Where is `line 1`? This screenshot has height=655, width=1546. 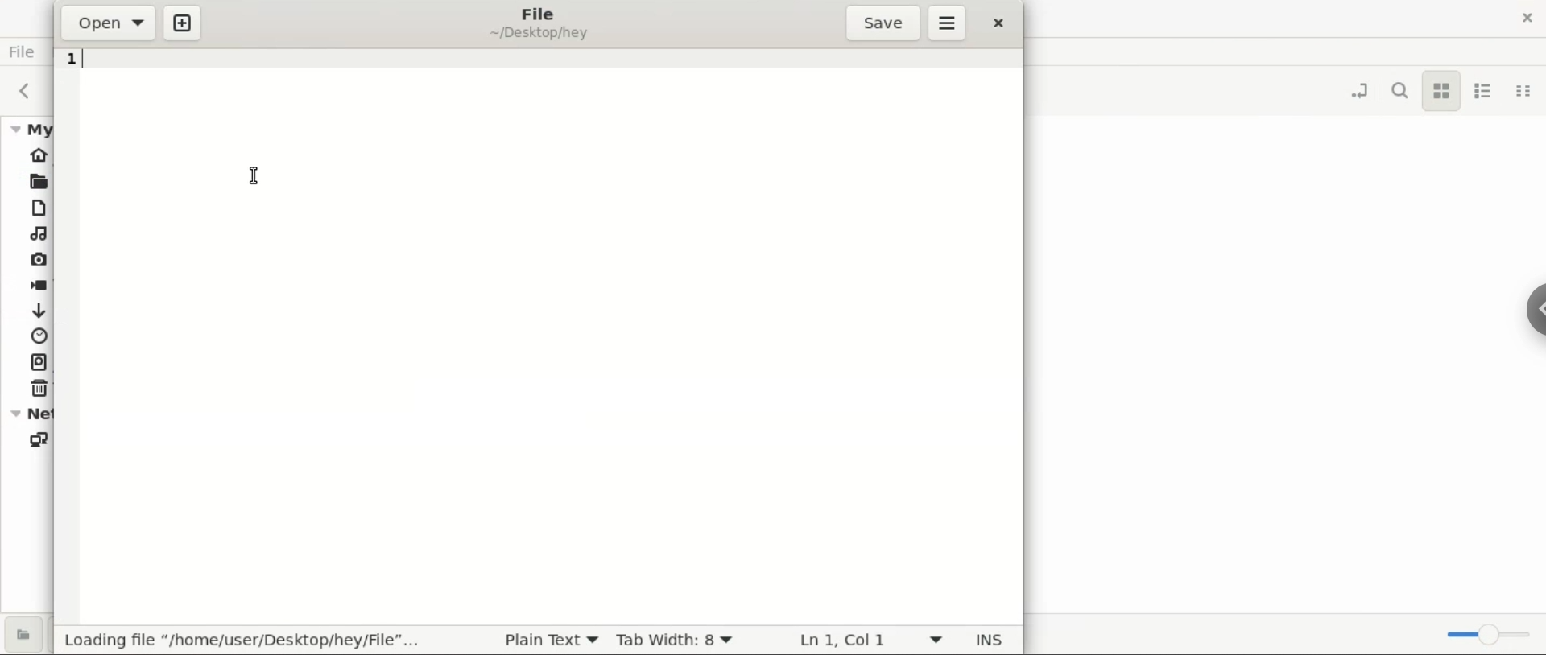 line 1 is located at coordinates (76, 59).